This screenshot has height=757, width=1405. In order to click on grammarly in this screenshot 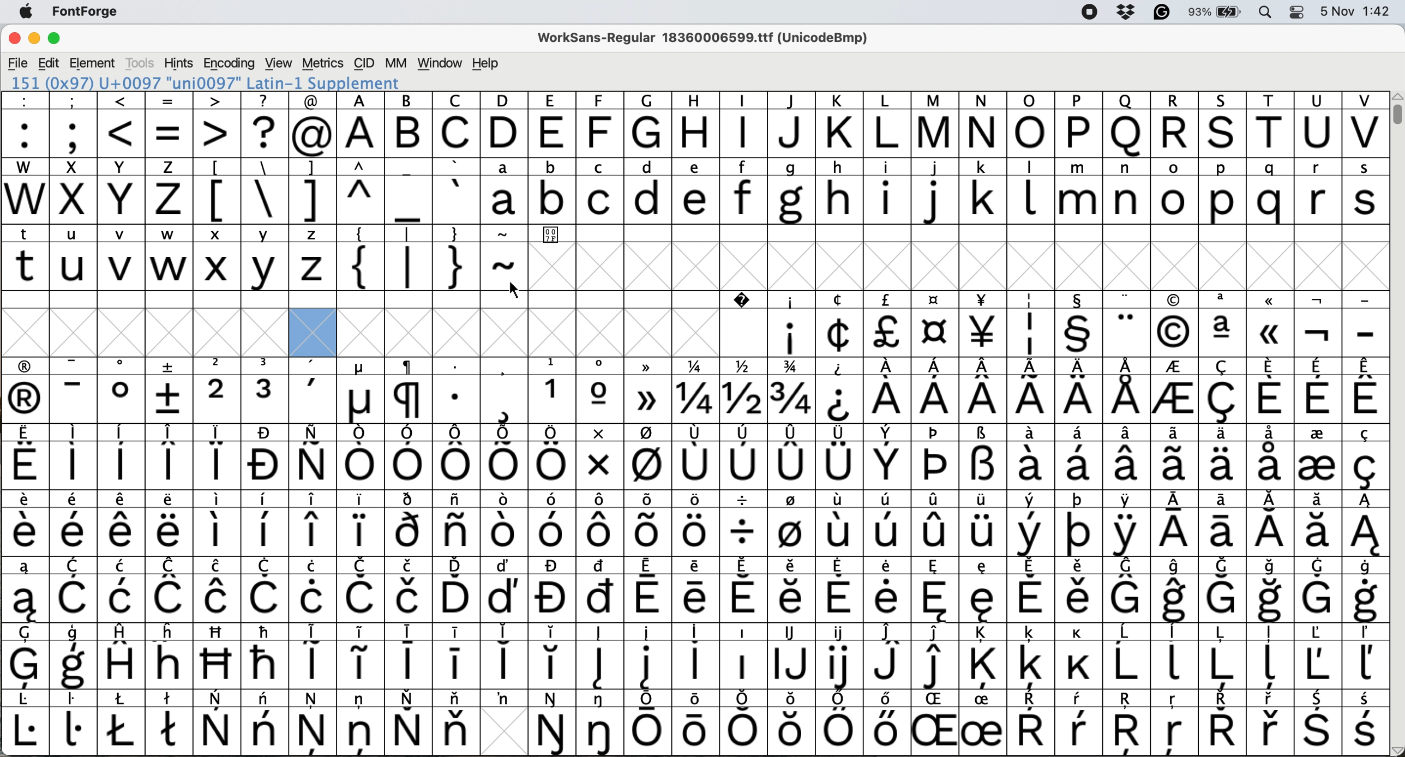, I will do `click(1161, 14)`.